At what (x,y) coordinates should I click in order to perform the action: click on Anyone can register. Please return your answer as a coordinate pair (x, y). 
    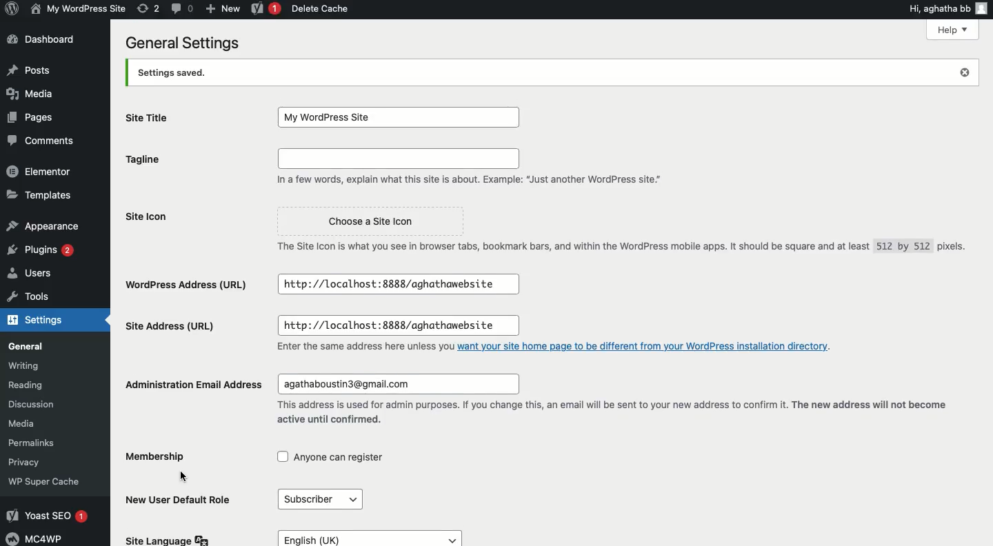
    Looking at the image, I should click on (330, 456).